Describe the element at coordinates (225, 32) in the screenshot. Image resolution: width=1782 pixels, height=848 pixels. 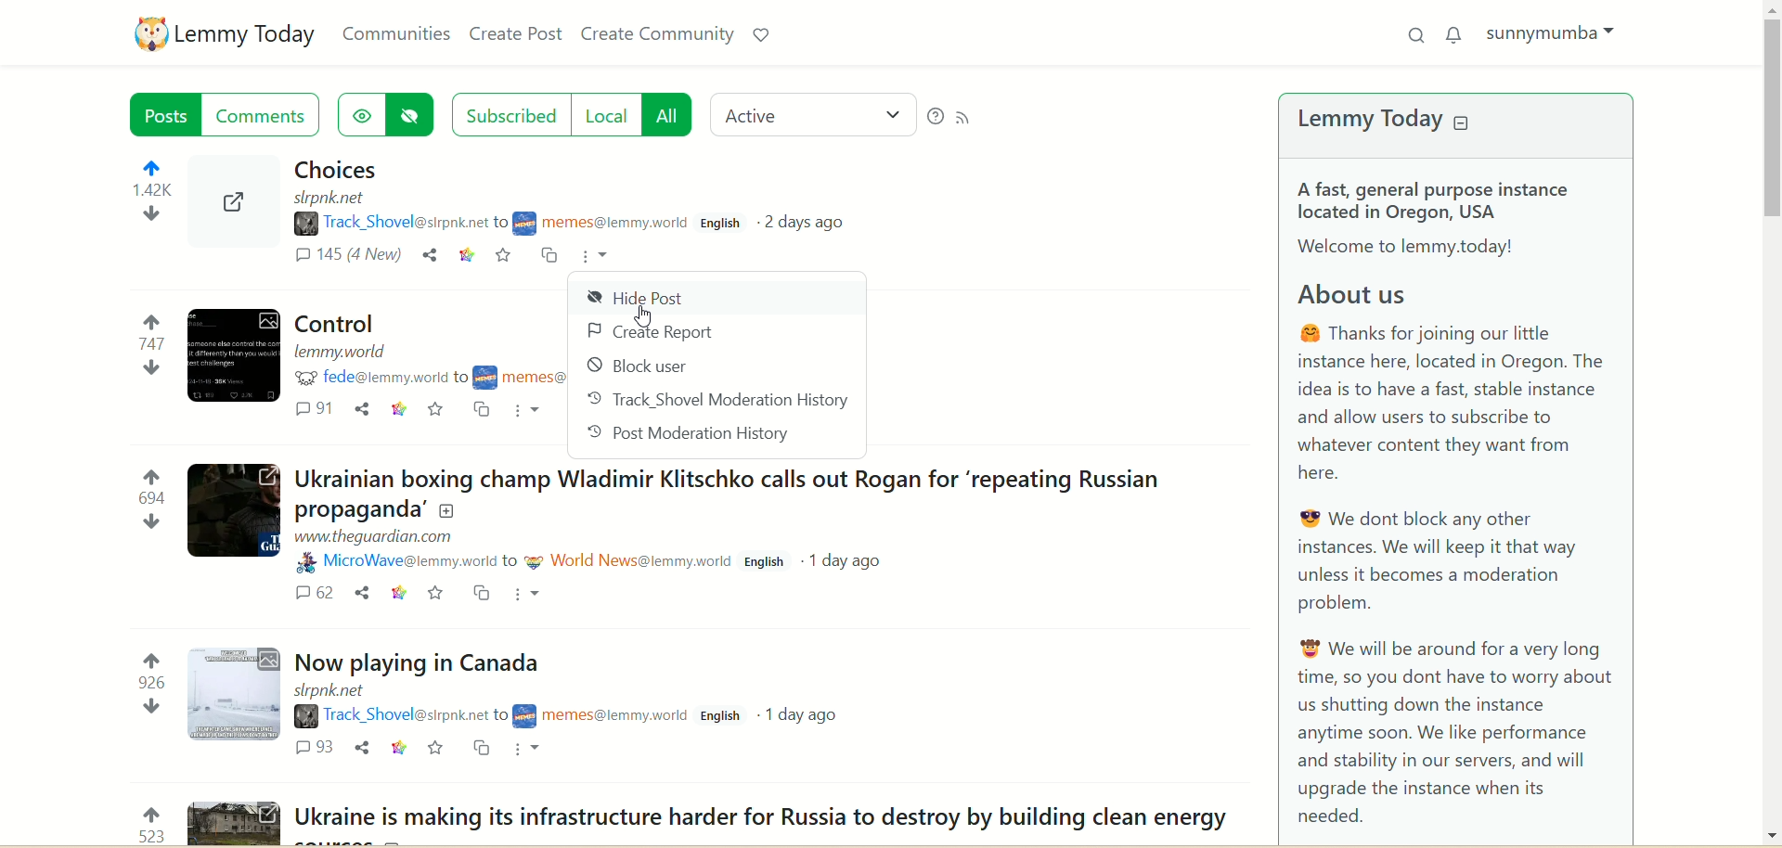
I see `lemmy today logo and name` at that location.